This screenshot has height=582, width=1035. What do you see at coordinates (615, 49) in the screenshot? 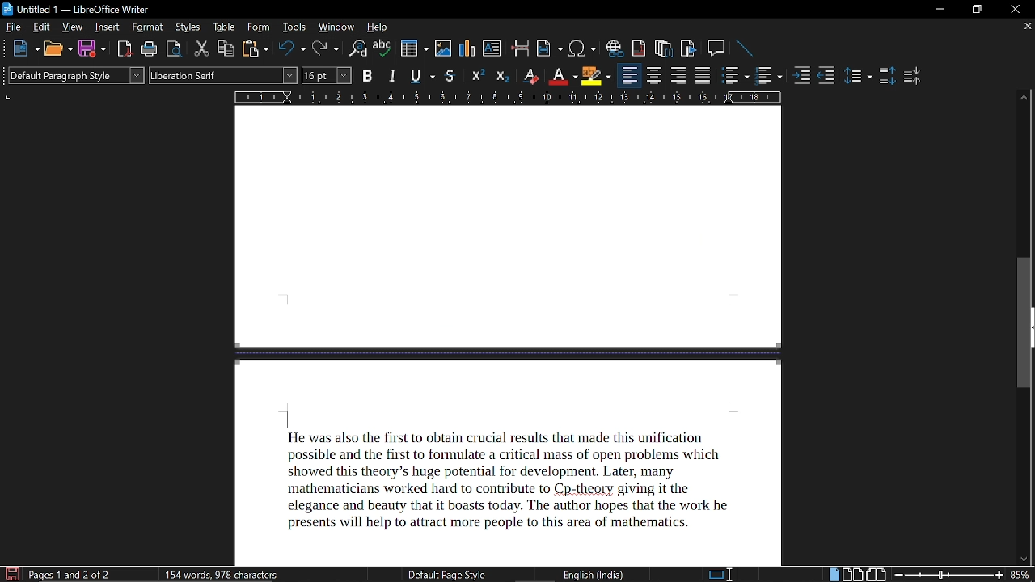
I see `insert hyperlink` at bounding box center [615, 49].